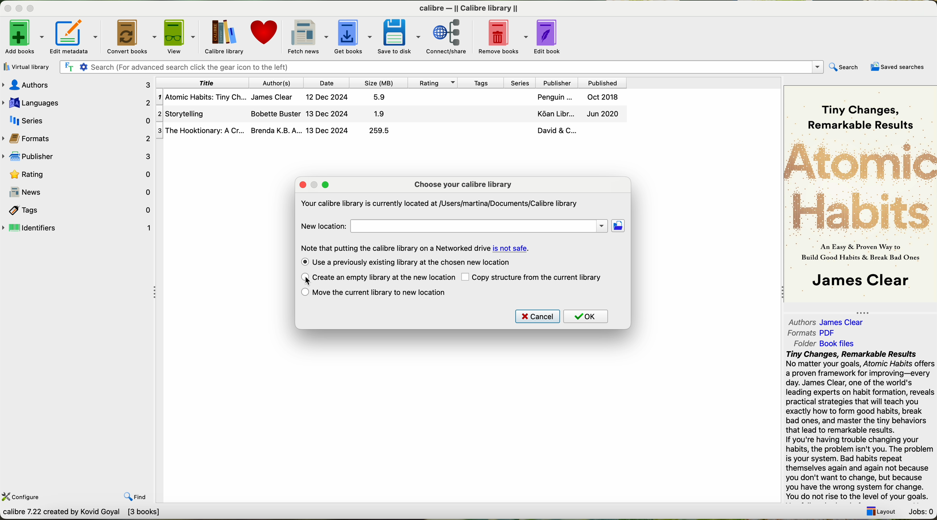 The height and width of the screenshot is (520, 937). I want to click on new location, so click(323, 226).